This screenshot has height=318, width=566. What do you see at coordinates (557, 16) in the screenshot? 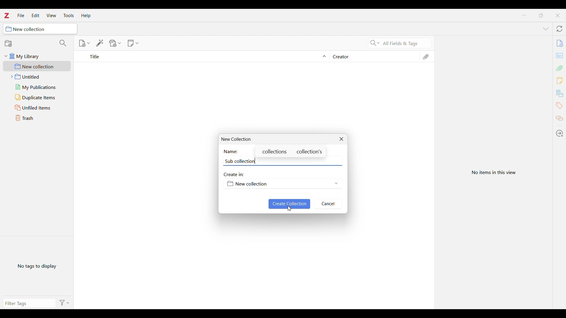
I see `Close interface` at bounding box center [557, 16].